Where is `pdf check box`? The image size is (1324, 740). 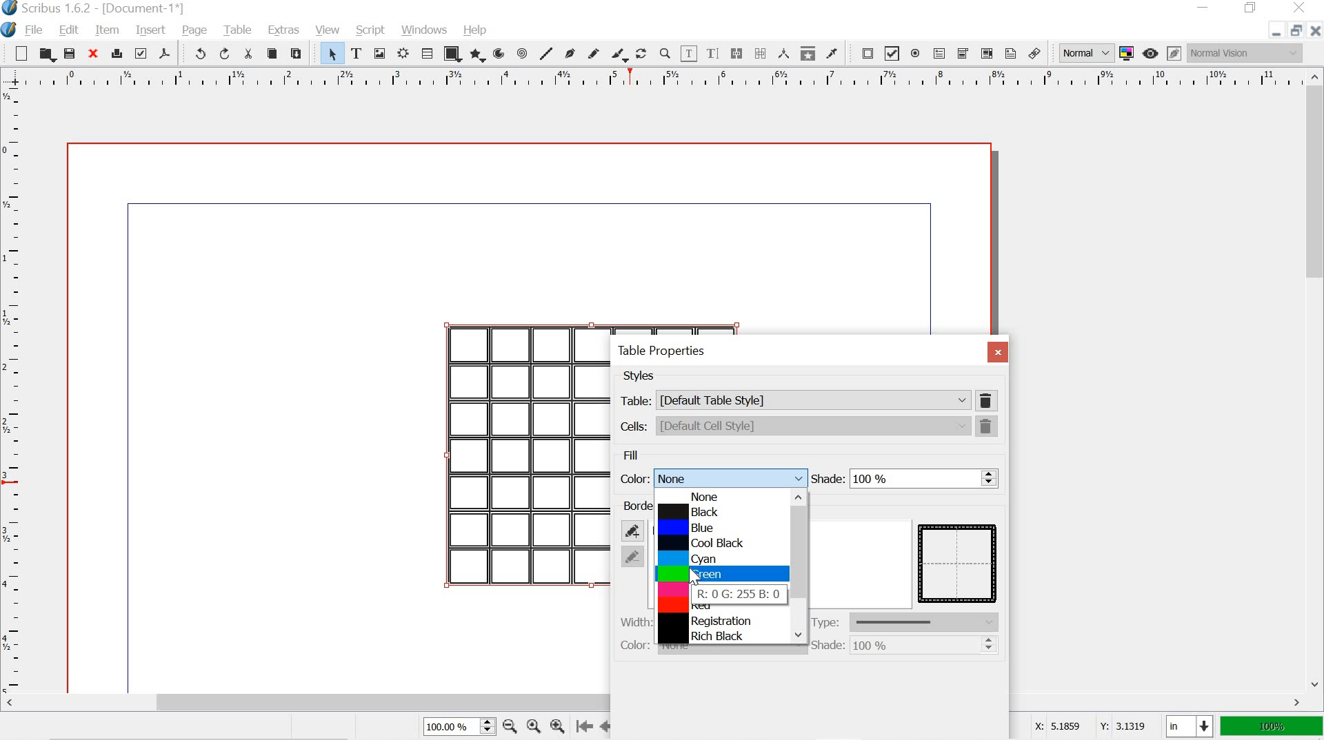
pdf check box is located at coordinates (893, 53).